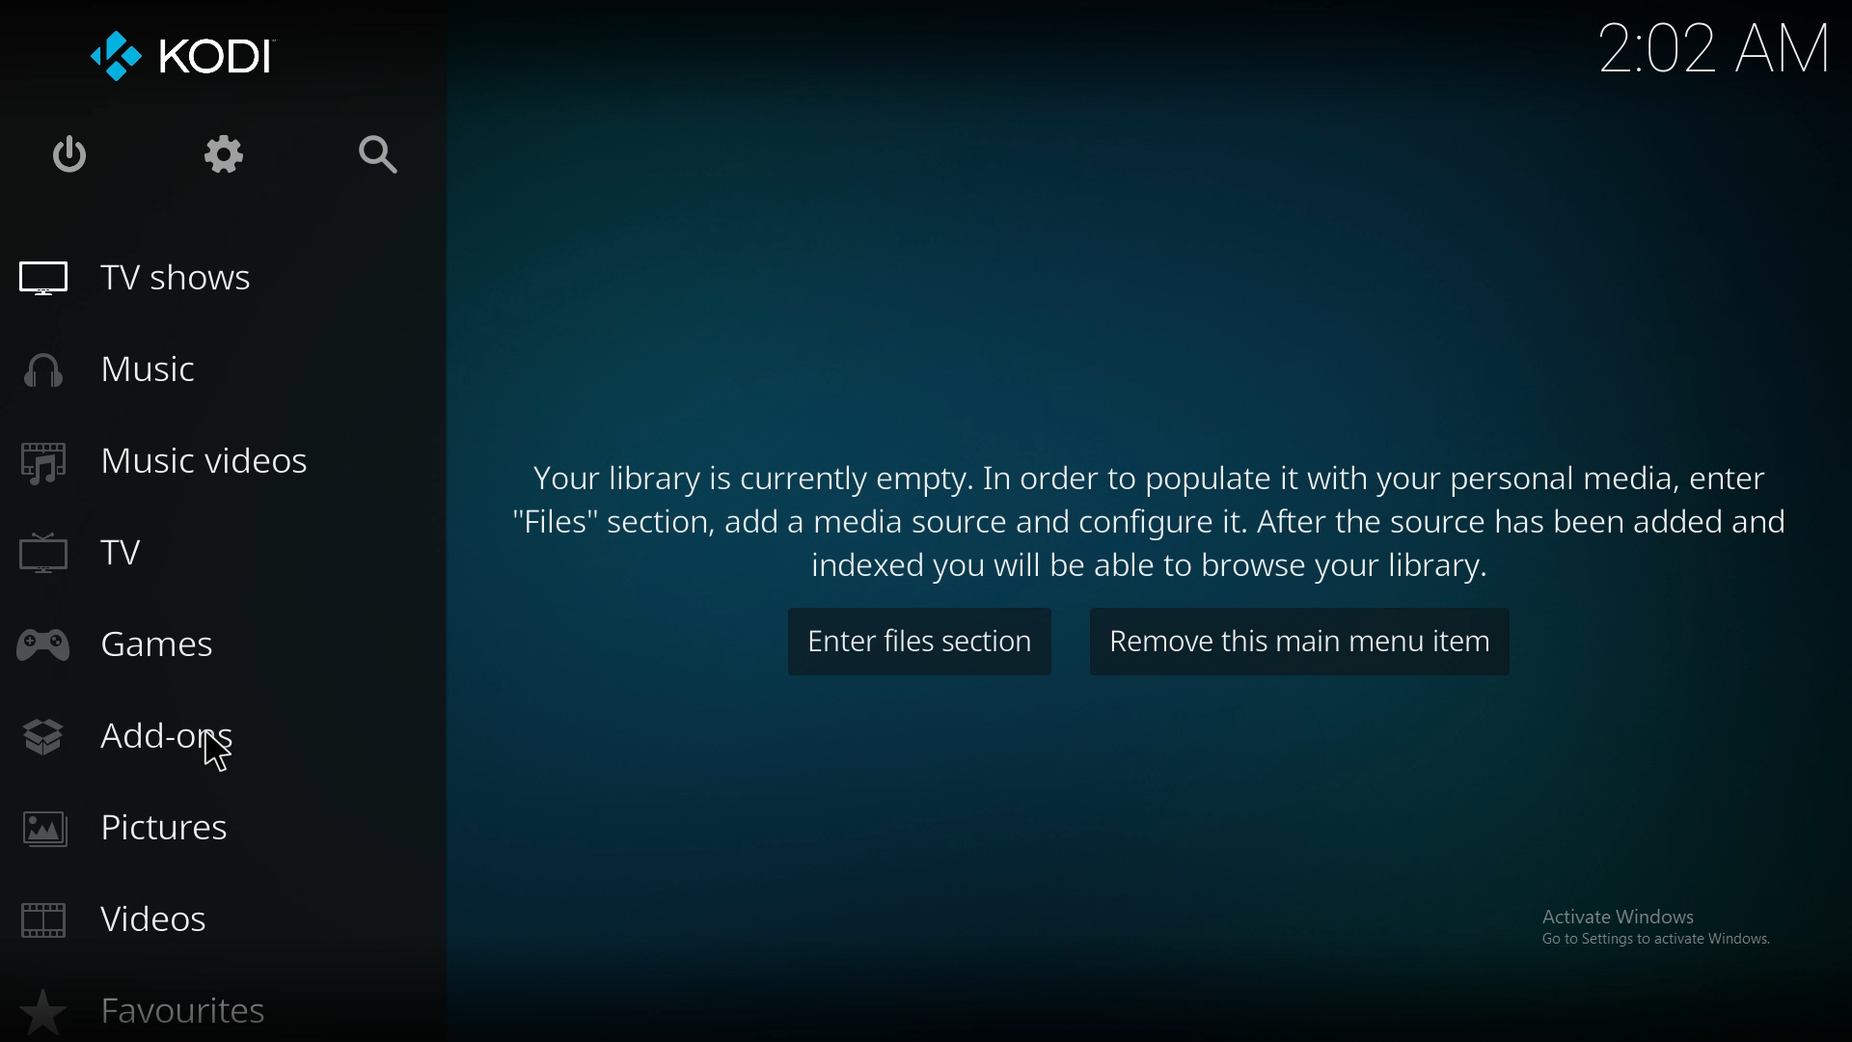 This screenshot has height=1042, width=1852. What do you see at coordinates (71, 155) in the screenshot?
I see `power options` at bounding box center [71, 155].